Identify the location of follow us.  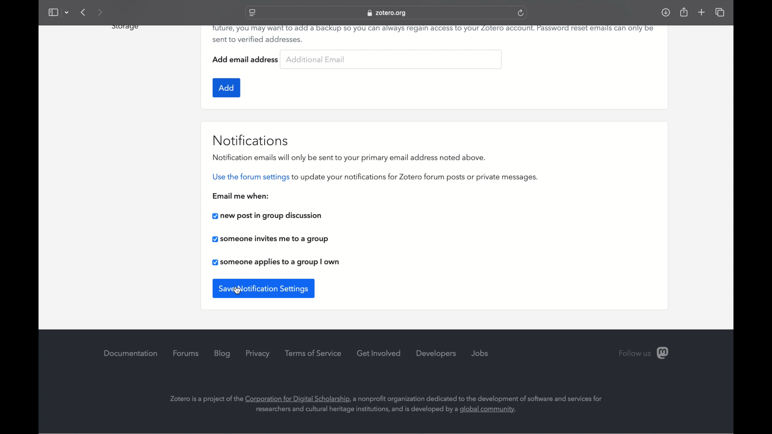
(645, 354).